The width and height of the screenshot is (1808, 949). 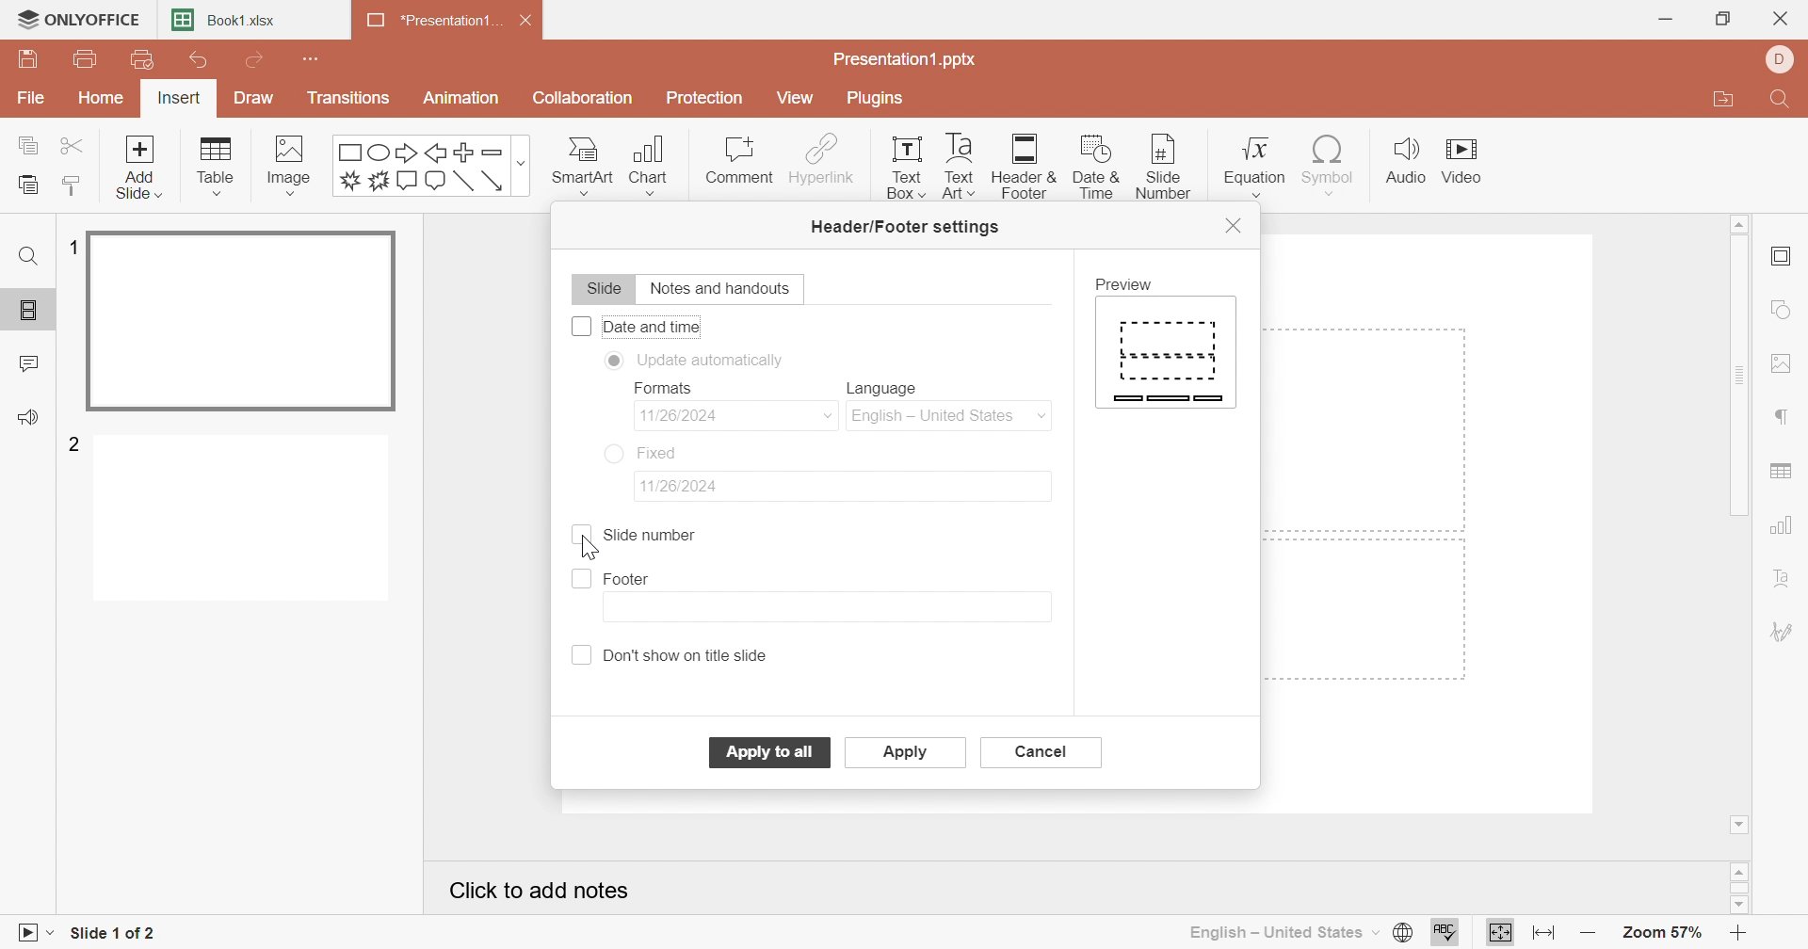 What do you see at coordinates (76, 442) in the screenshot?
I see `2` at bounding box center [76, 442].